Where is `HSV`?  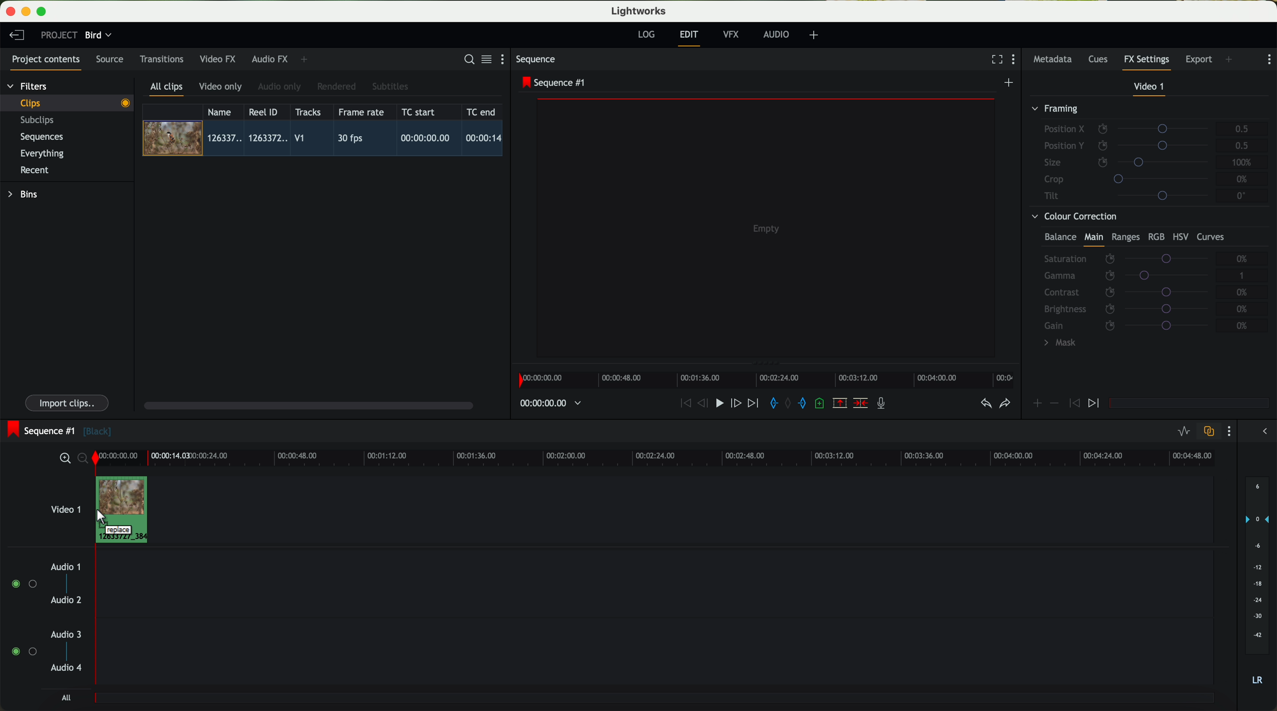 HSV is located at coordinates (1180, 236).